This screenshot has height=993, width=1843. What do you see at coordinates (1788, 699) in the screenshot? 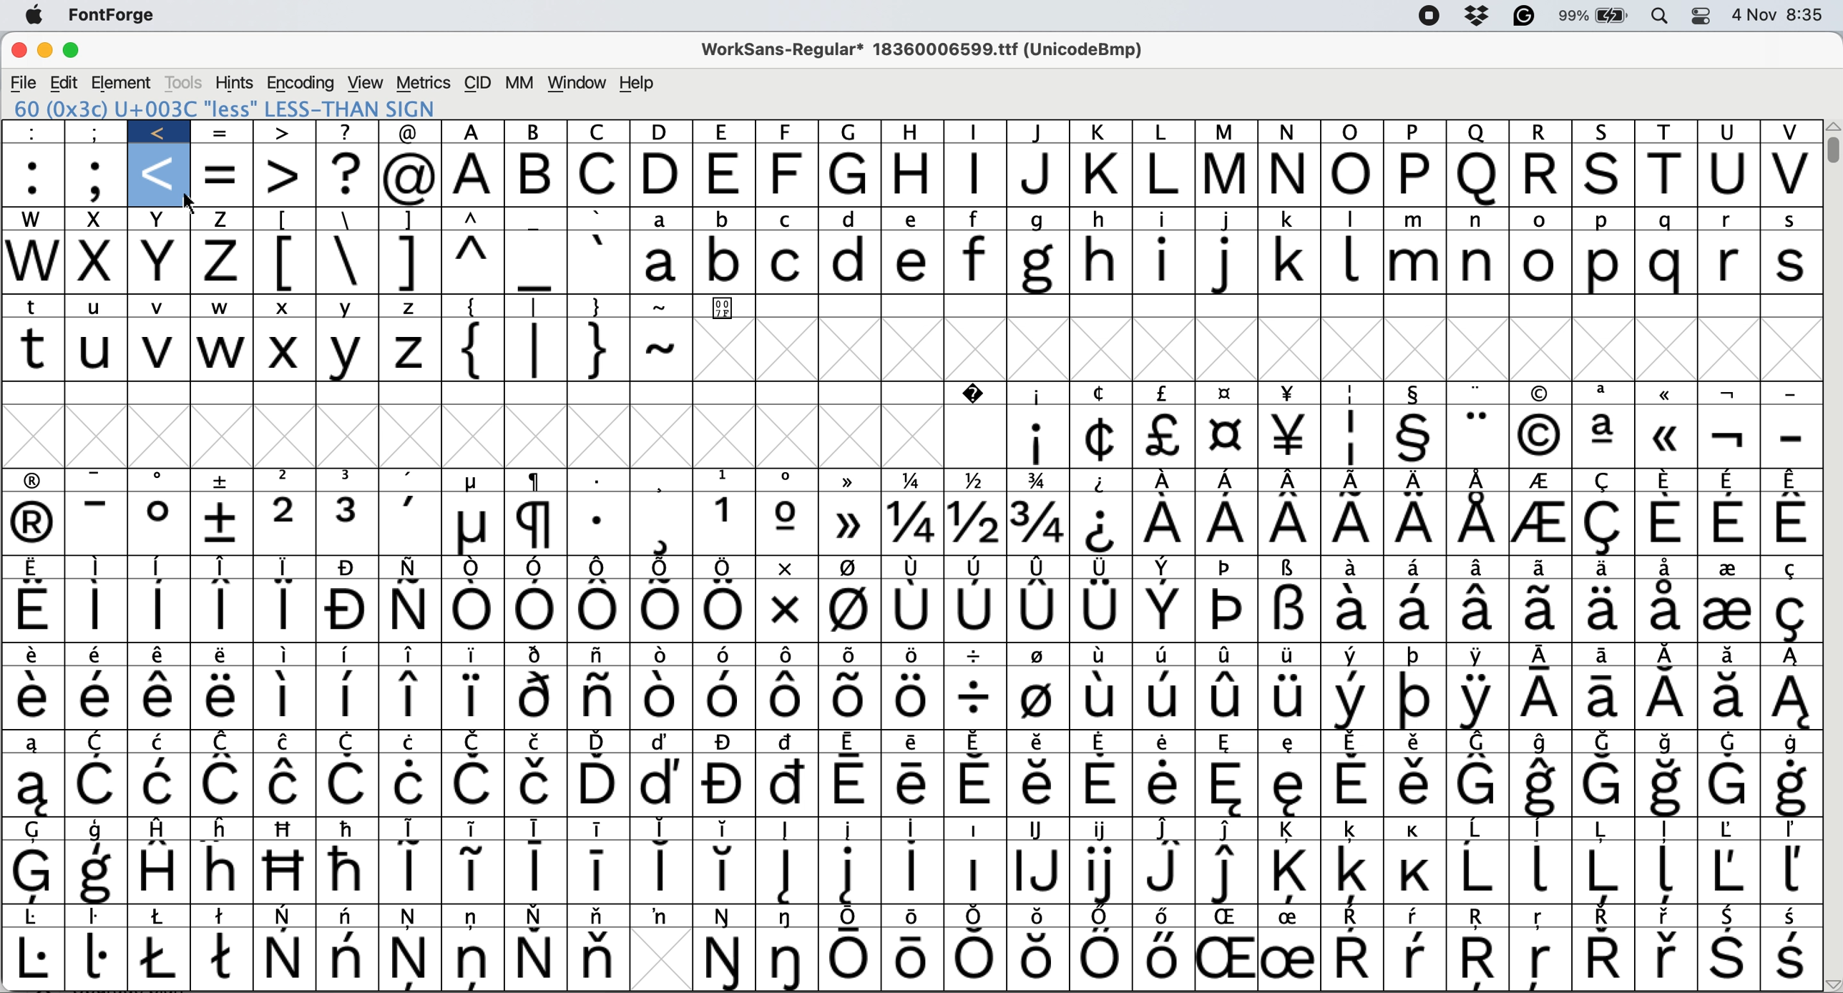
I see `Symbol` at bounding box center [1788, 699].